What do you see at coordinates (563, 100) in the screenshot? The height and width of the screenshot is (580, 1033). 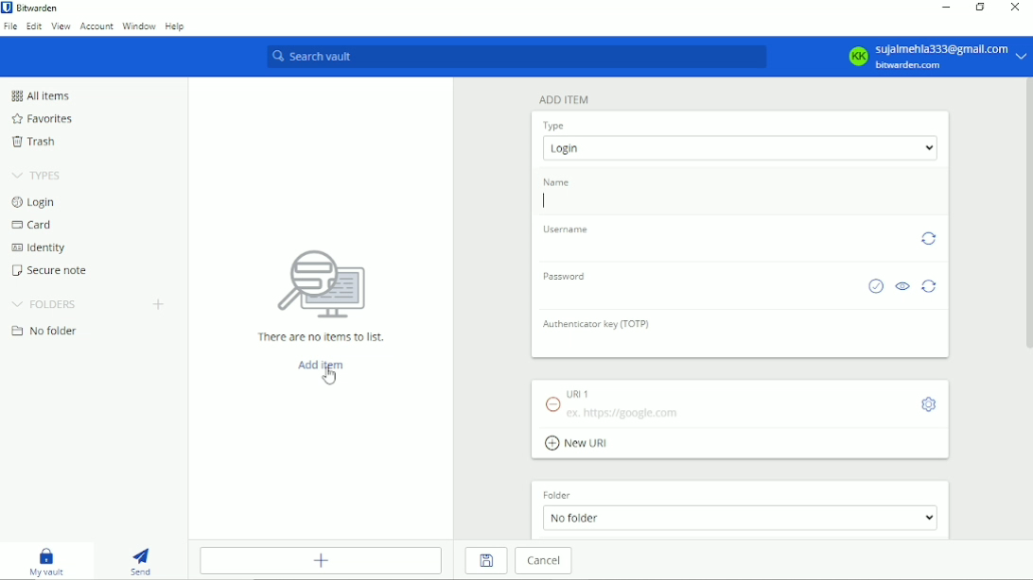 I see `Add item` at bounding box center [563, 100].